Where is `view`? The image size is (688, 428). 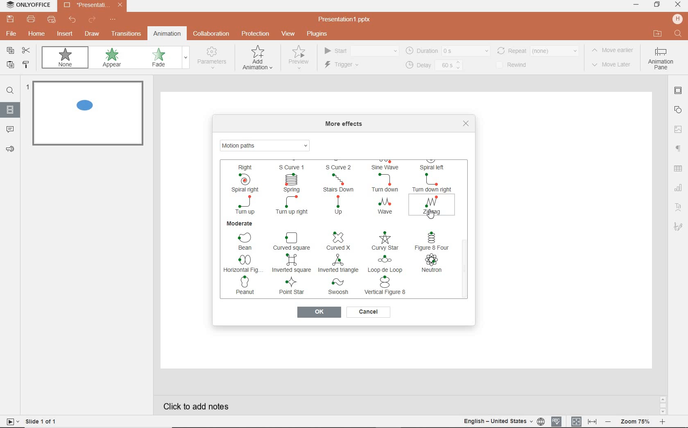
view is located at coordinates (290, 34).